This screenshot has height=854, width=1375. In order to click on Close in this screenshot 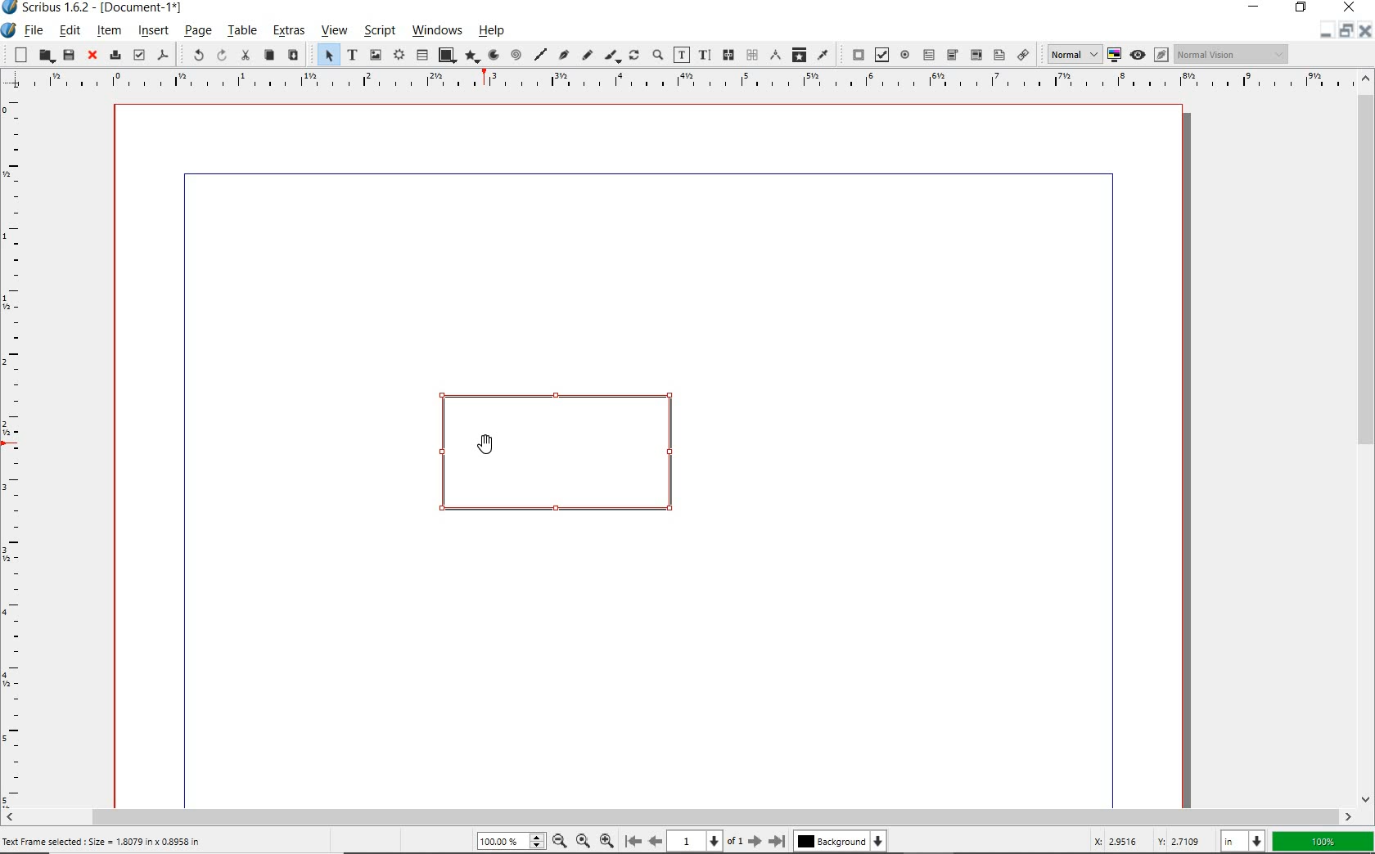, I will do `click(1364, 31)`.